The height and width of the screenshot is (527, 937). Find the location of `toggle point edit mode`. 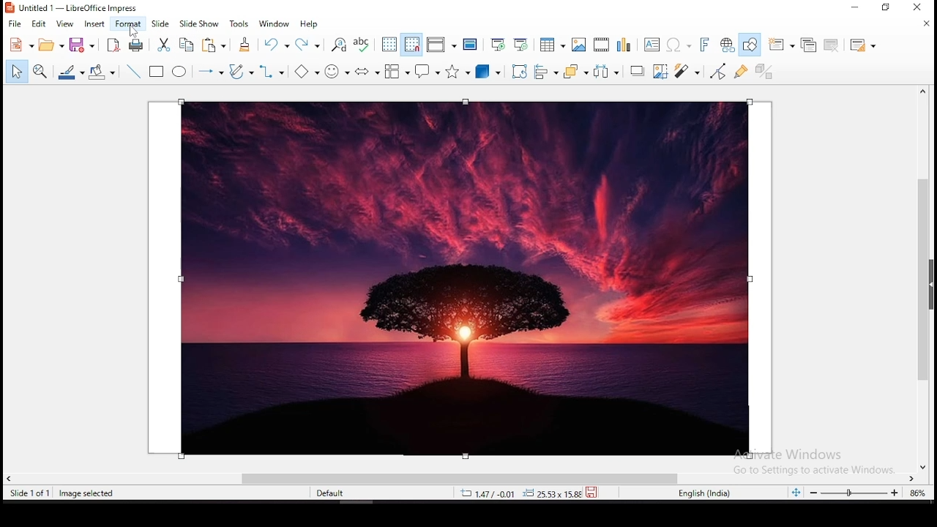

toggle point edit mode is located at coordinates (717, 71).